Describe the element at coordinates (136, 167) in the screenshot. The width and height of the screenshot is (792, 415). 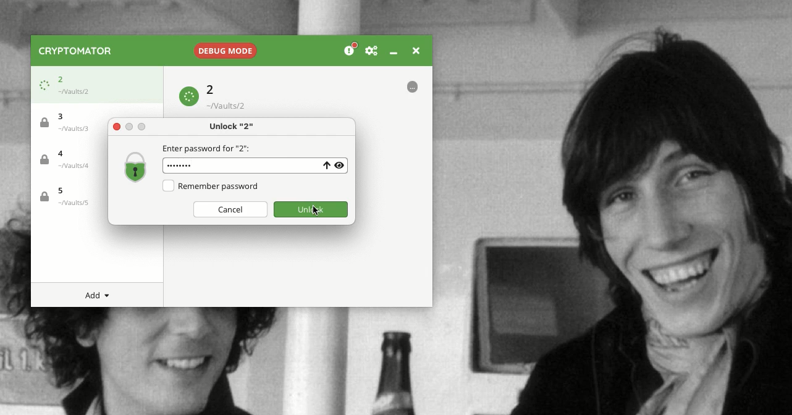
I see `Locked` at that location.